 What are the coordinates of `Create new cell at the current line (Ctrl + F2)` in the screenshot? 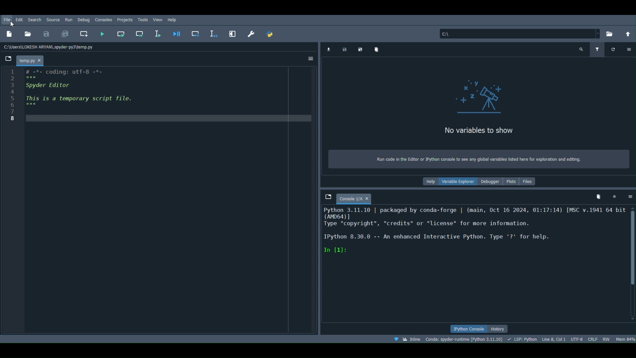 It's located at (84, 35).